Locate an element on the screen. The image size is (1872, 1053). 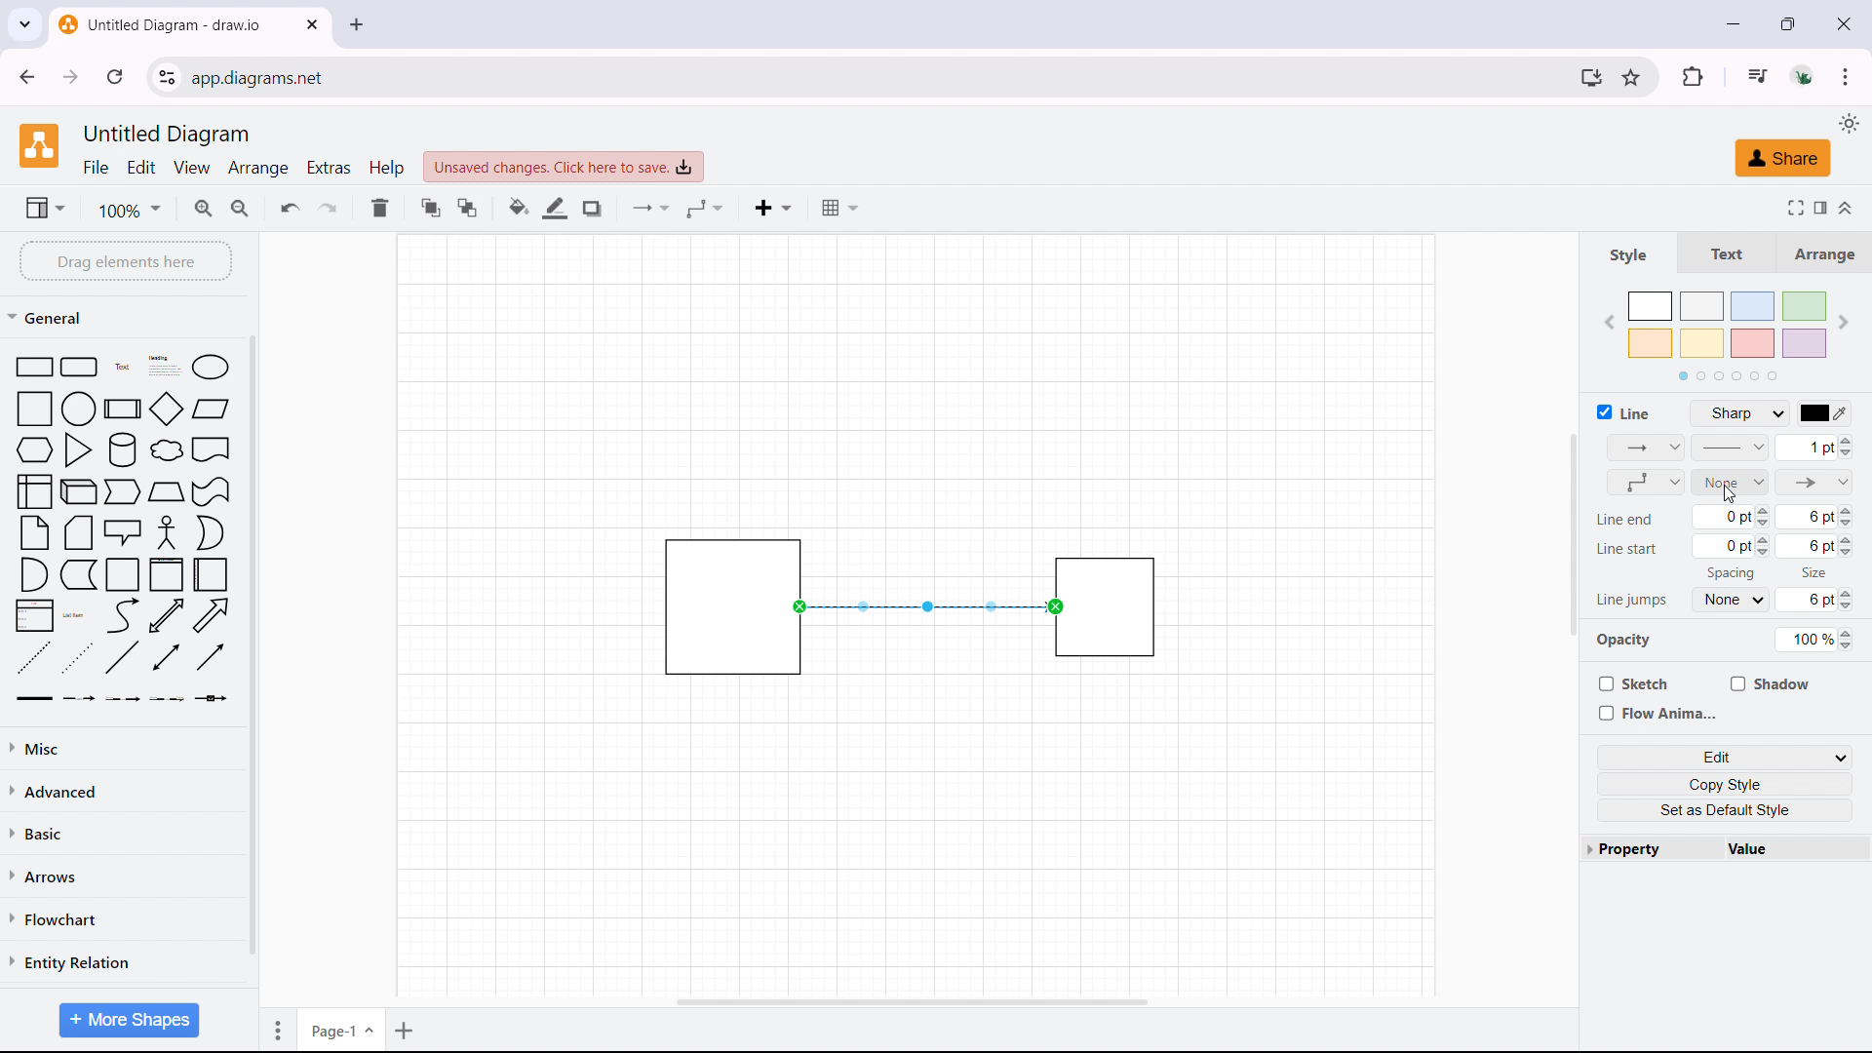
zoom out is located at coordinates (242, 206).